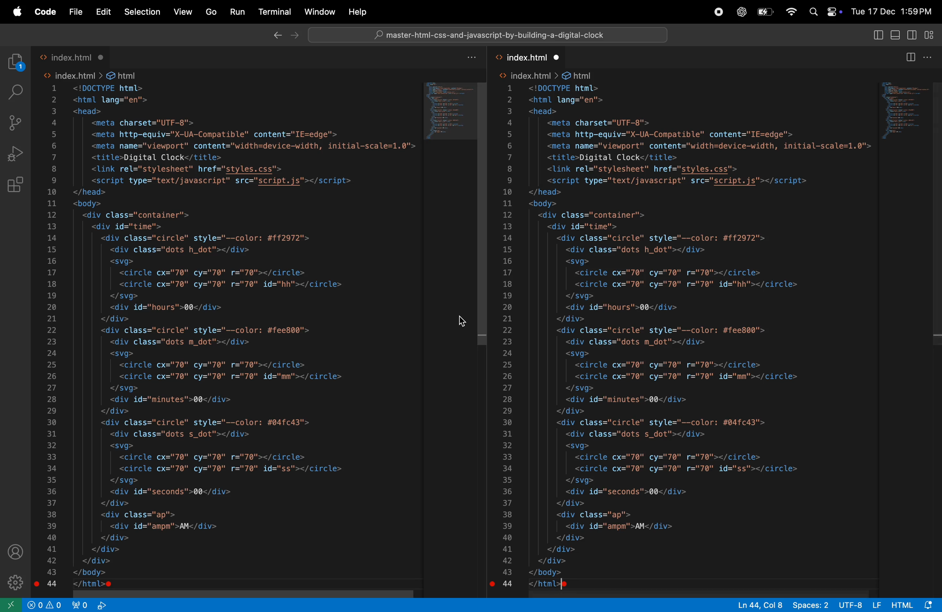 Image resolution: width=942 pixels, height=612 pixels. Describe the element at coordinates (912, 36) in the screenshot. I see `toggle secondary panel` at that location.